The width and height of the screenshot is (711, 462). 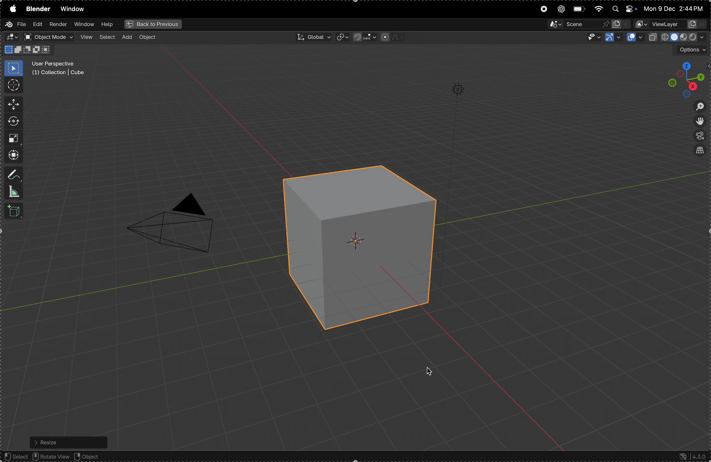 What do you see at coordinates (13, 174) in the screenshot?
I see `annotate ` at bounding box center [13, 174].